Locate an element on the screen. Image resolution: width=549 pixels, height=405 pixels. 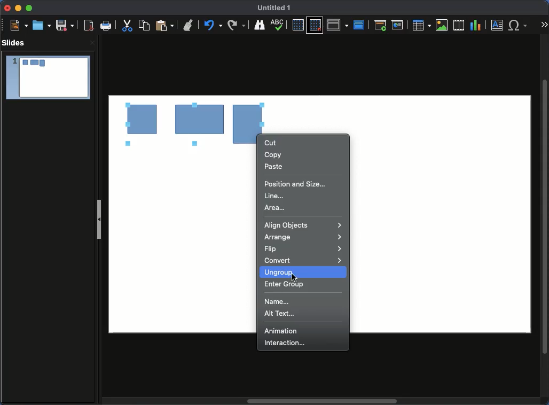
Display views is located at coordinates (338, 25).